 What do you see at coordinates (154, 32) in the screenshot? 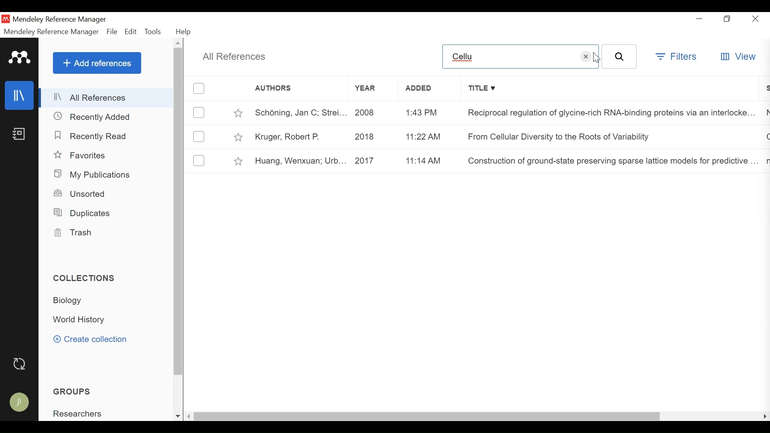
I see `Tools` at bounding box center [154, 32].